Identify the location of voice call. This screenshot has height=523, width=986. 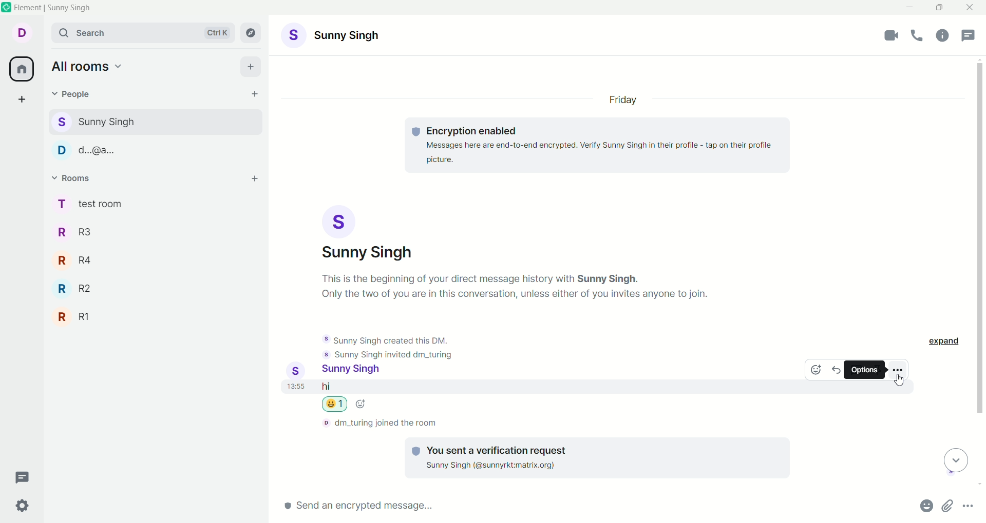
(919, 36).